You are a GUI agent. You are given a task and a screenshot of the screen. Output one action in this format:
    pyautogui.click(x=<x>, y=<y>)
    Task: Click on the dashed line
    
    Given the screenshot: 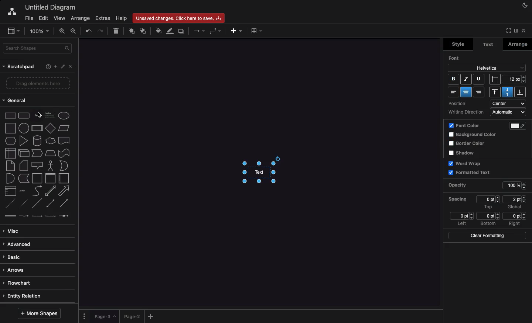 What is the action you would take?
    pyautogui.click(x=10, y=204)
    